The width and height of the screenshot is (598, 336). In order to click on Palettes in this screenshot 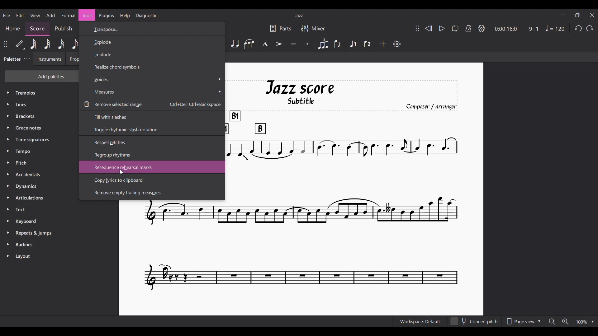, I will do `click(11, 59)`.